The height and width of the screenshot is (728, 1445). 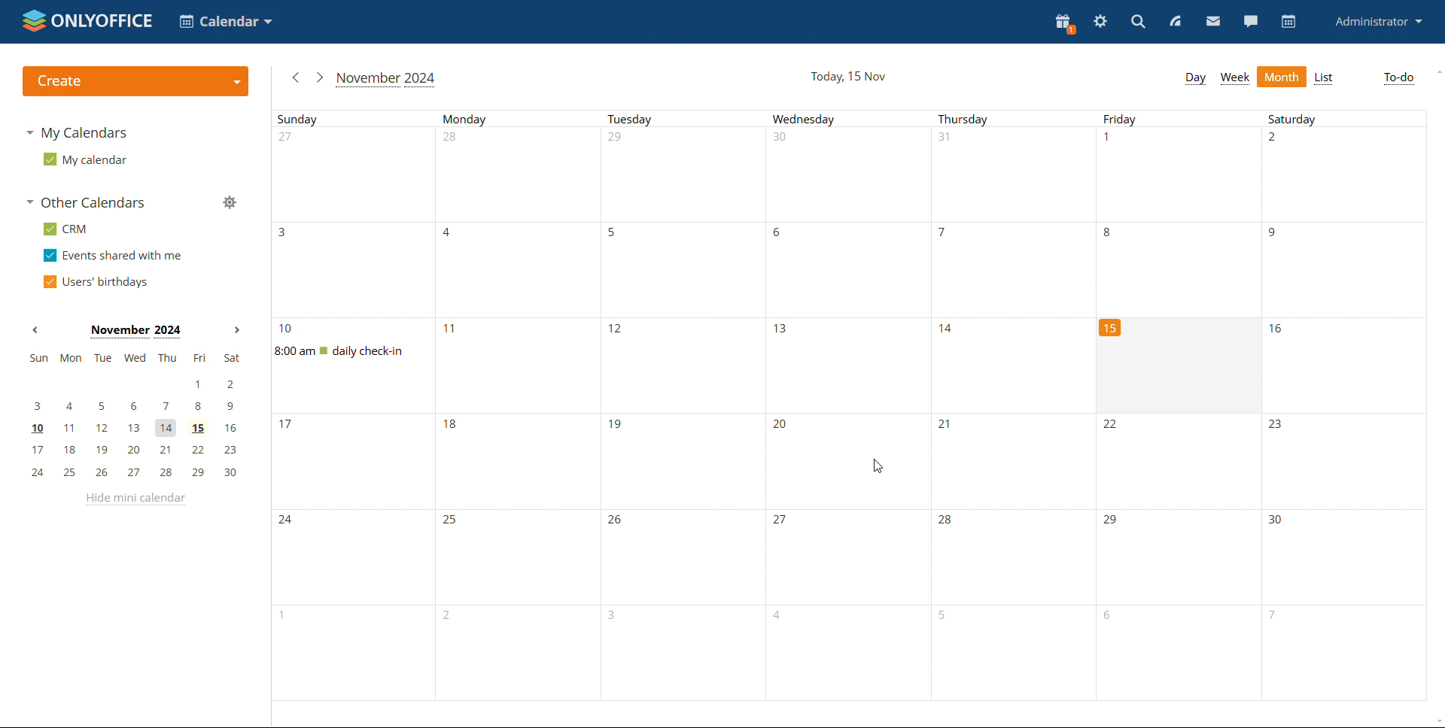 I want to click on Number, so click(x=286, y=427).